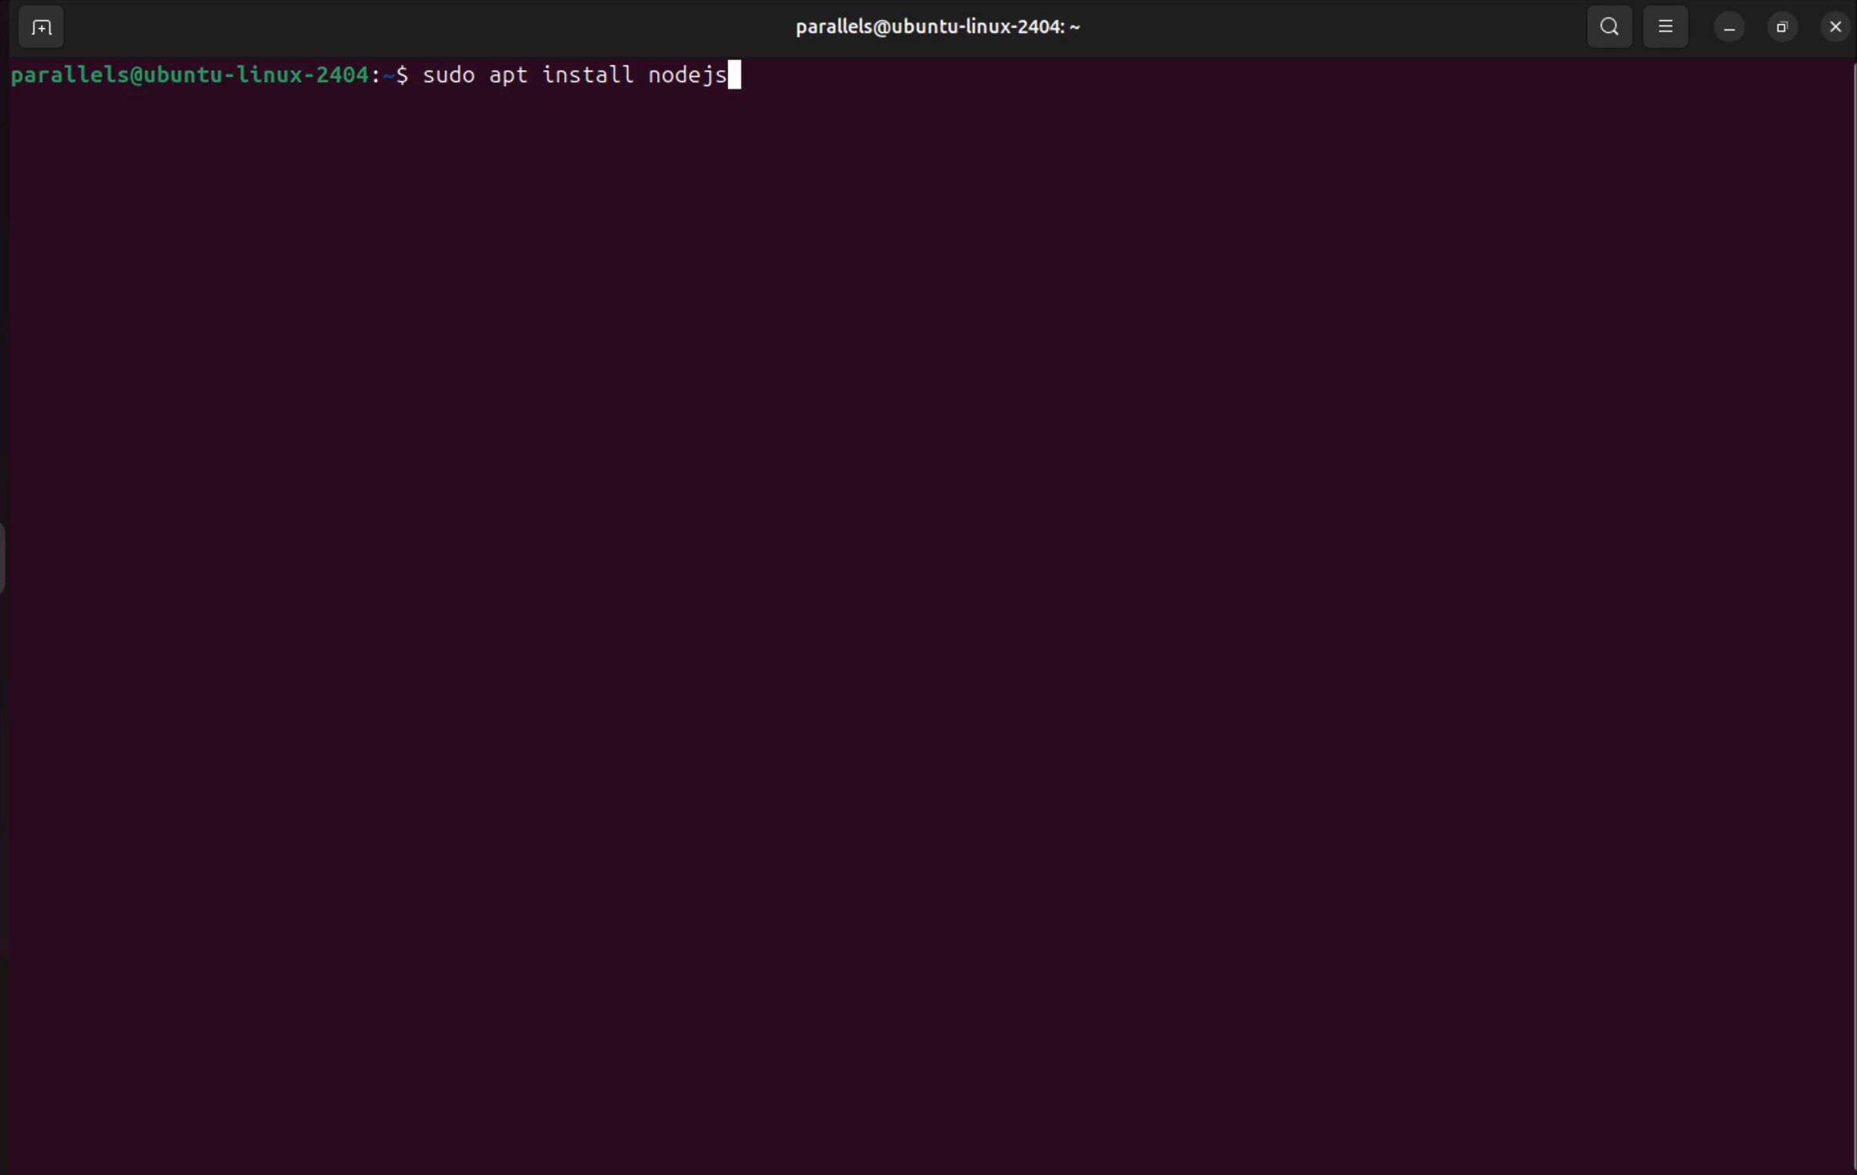 The height and width of the screenshot is (1175, 1857). Describe the element at coordinates (1781, 27) in the screenshot. I see `resize` at that location.